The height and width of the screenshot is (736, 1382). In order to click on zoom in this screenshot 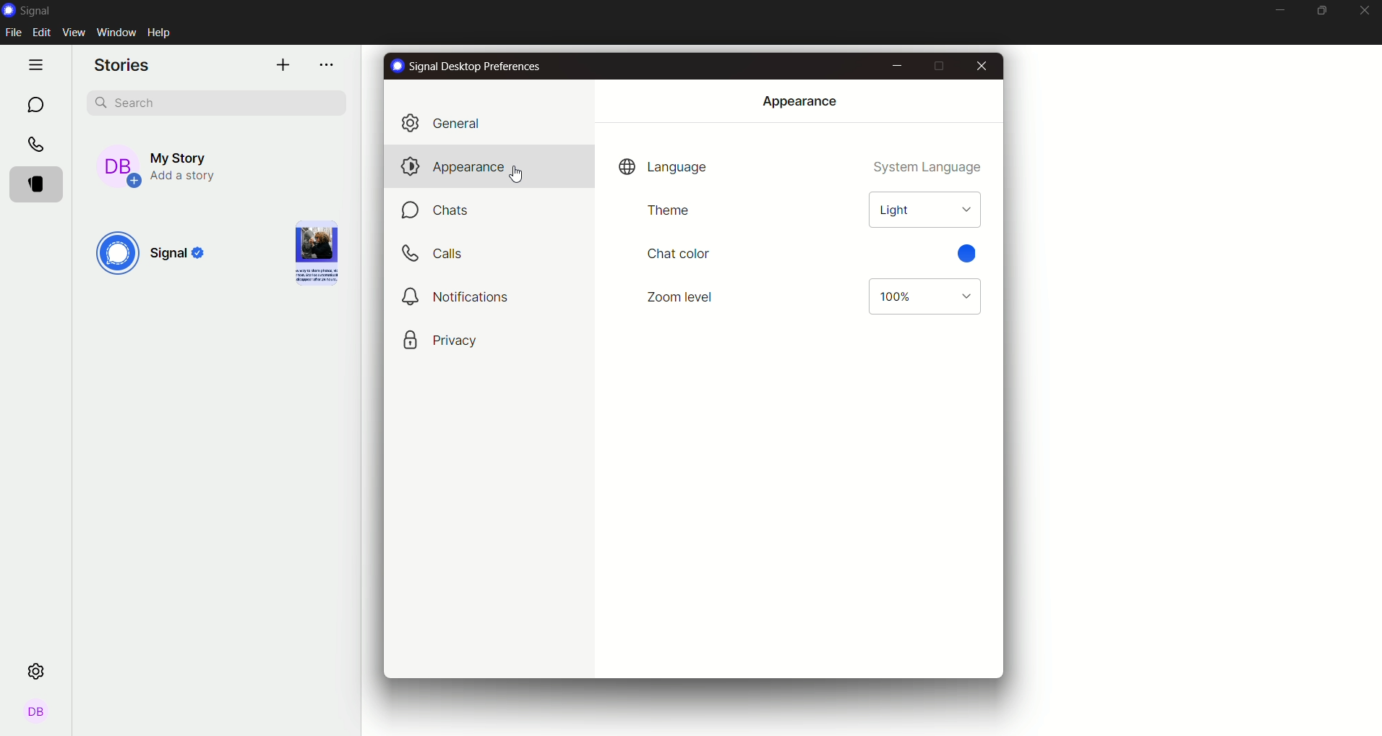, I will do `click(922, 297)`.